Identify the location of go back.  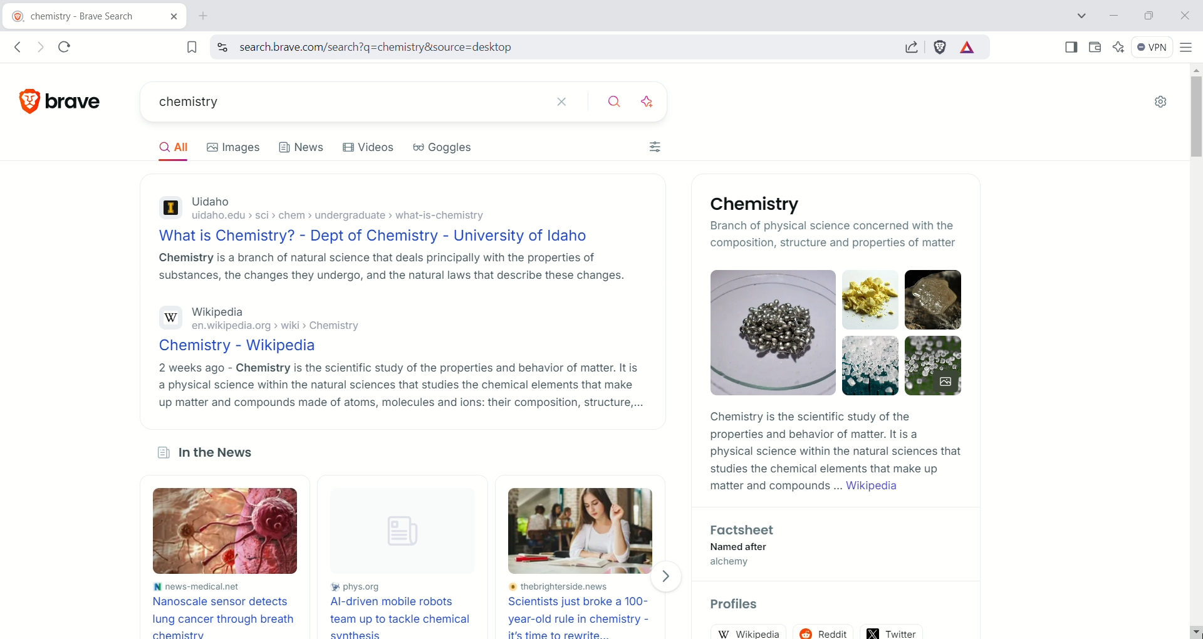
(17, 48).